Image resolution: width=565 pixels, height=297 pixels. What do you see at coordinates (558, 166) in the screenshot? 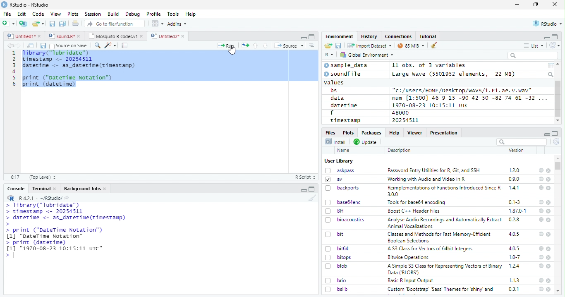
I see `scroll bar` at bounding box center [558, 166].